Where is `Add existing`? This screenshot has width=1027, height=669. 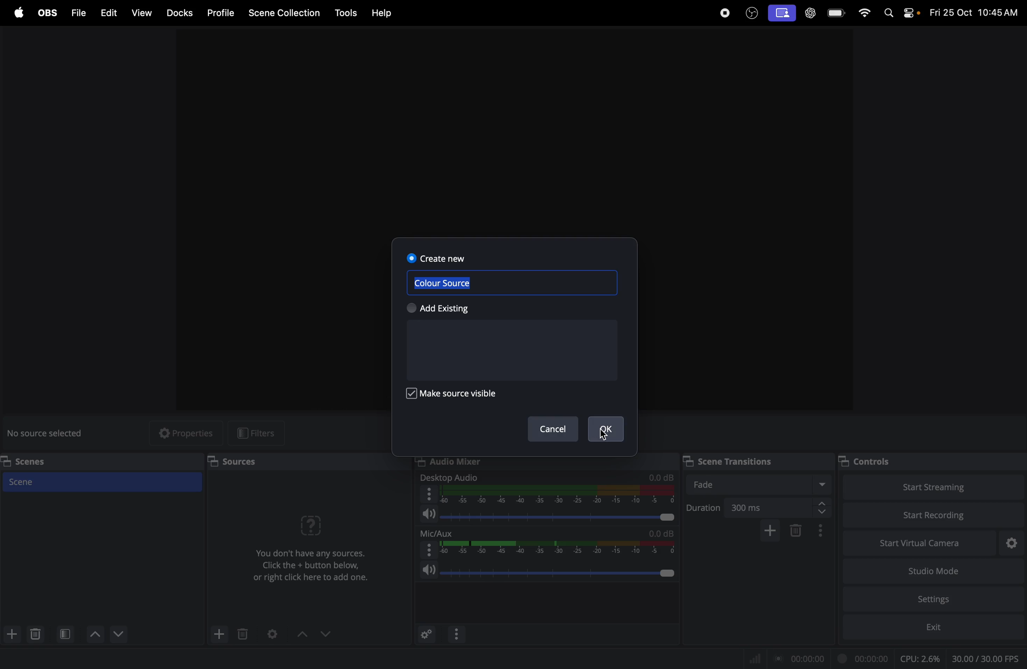
Add existing is located at coordinates (444, 309).